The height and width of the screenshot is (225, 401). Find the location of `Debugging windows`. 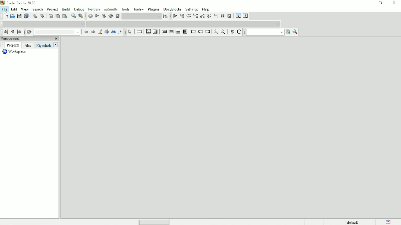

Debugging windows is located at coordinates (238, 16).